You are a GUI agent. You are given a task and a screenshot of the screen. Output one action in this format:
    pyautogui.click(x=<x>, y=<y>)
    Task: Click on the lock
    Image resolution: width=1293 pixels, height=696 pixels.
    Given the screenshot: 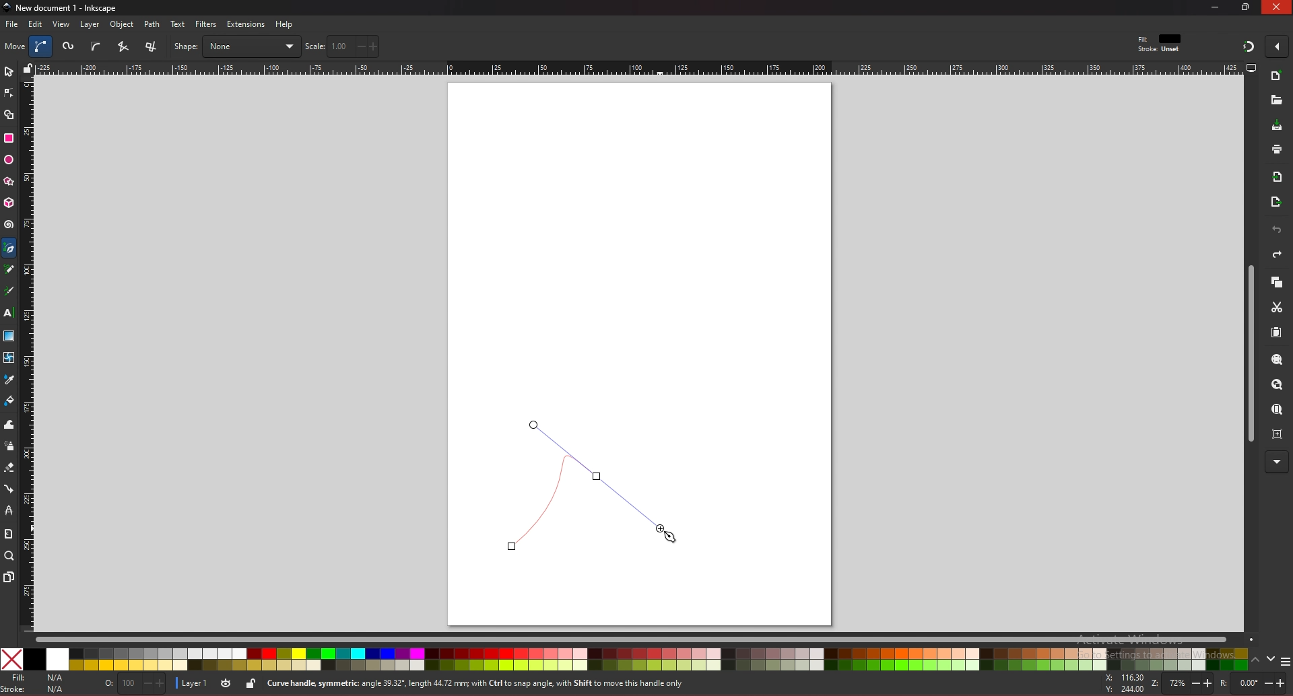 What is the action you would take?
    pyautogui.click(x=251, y=683)
    